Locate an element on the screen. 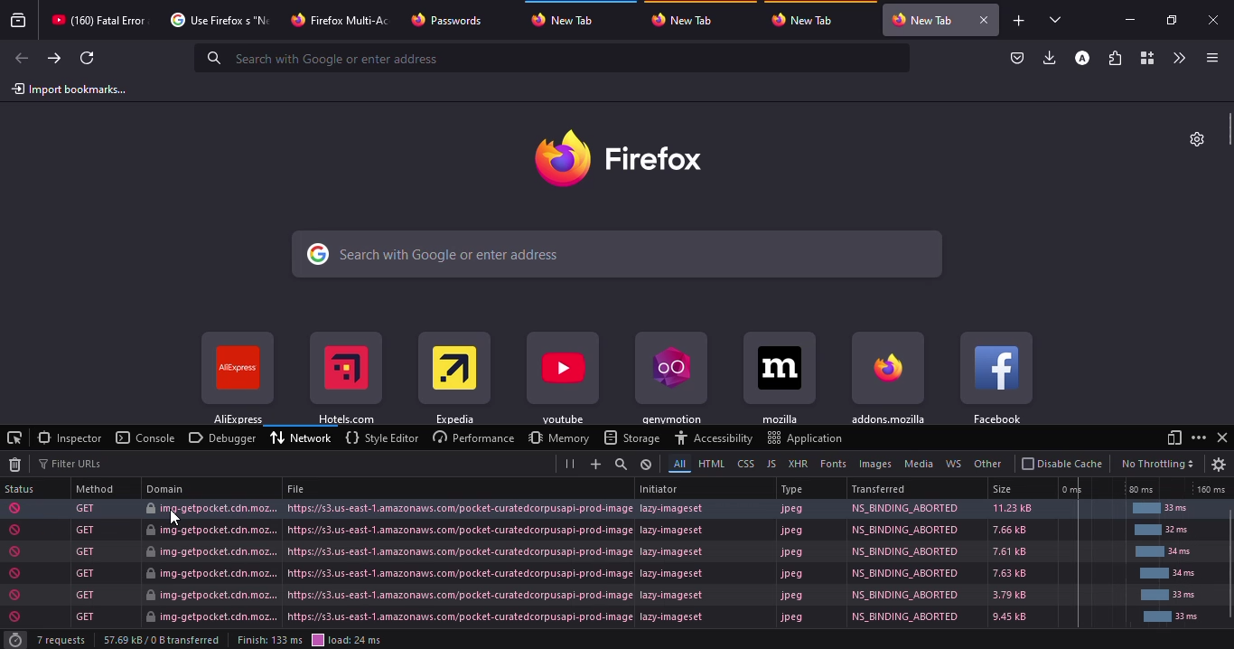 This screenshot has width=1234, height=649. other is located at coordinates (986, 464).